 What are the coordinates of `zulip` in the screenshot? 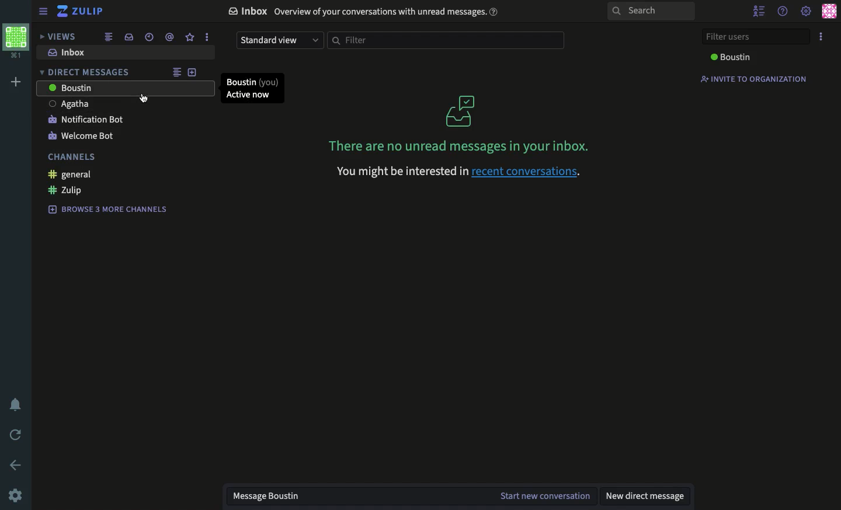 It's located at (68, 191).